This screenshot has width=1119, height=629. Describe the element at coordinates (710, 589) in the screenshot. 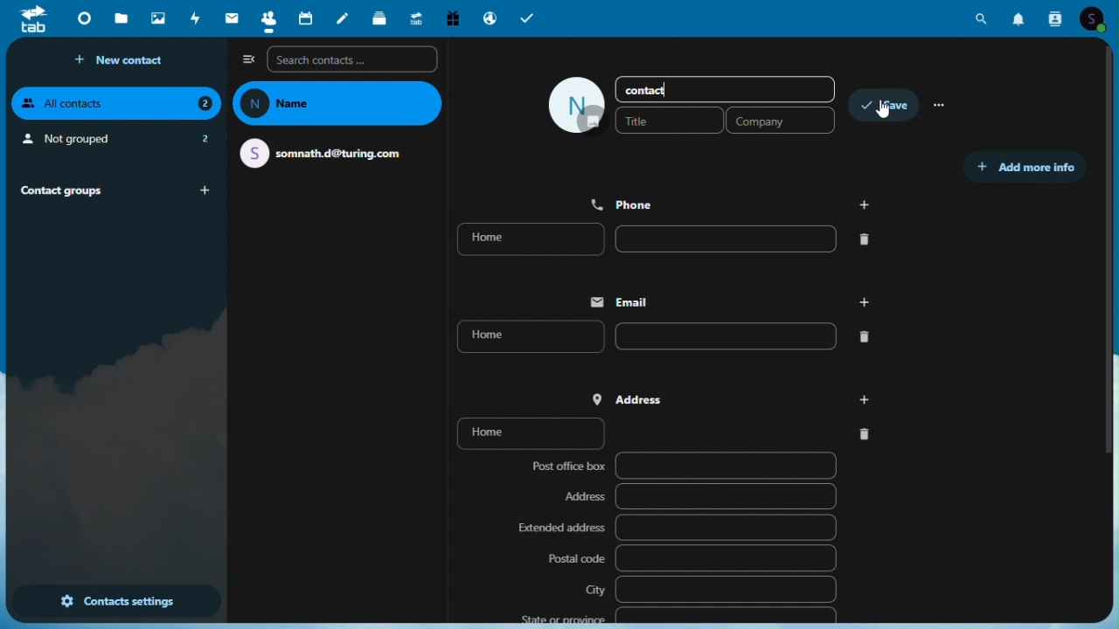

I see `City` at that location.